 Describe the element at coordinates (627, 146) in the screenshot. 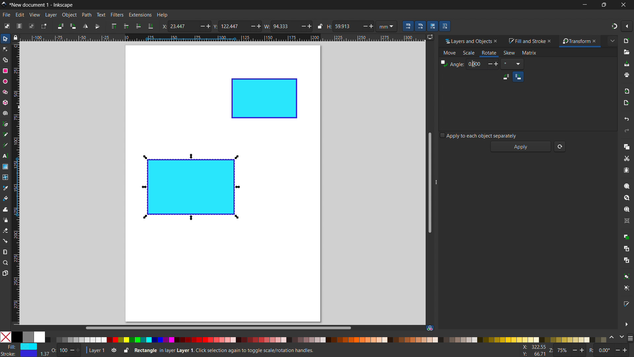

I see `copy` at that location.